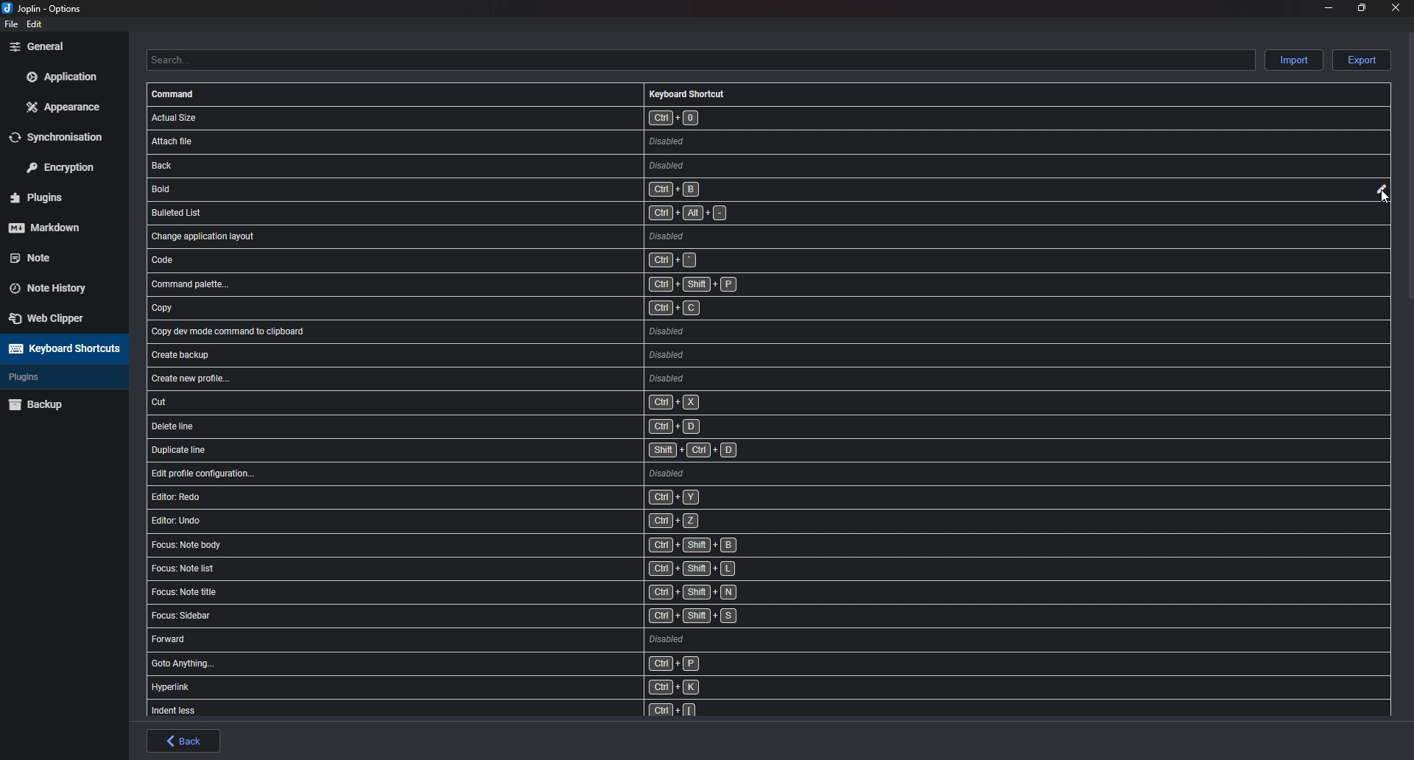 This screenshot has height=760, width=1414. I want to click on scroll bar, so click(1410, 164).